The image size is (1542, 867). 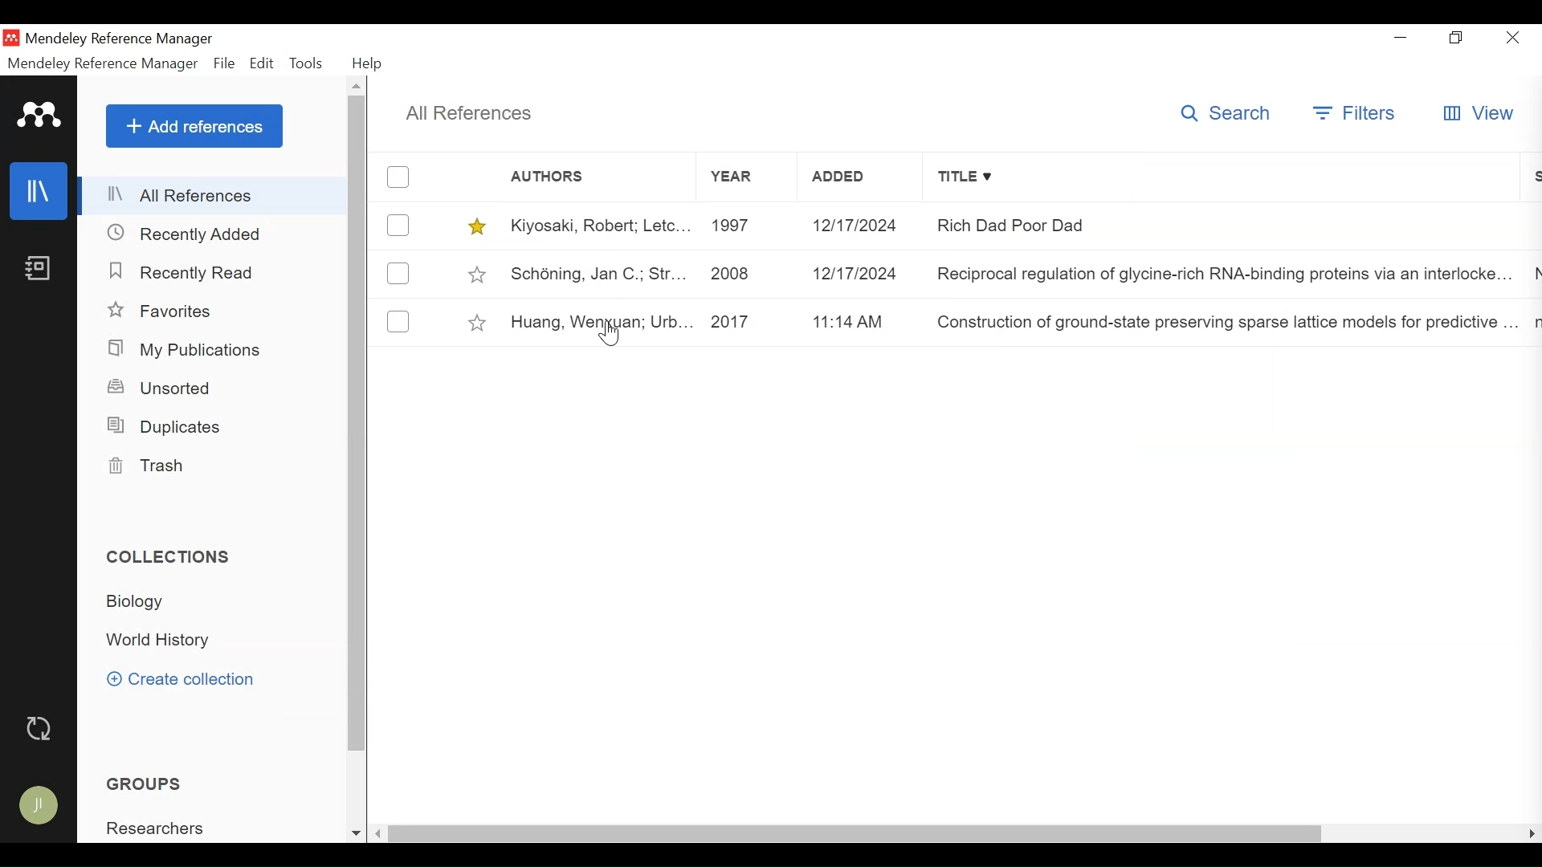 I want to click on Collections, so click(x=170, y=559).